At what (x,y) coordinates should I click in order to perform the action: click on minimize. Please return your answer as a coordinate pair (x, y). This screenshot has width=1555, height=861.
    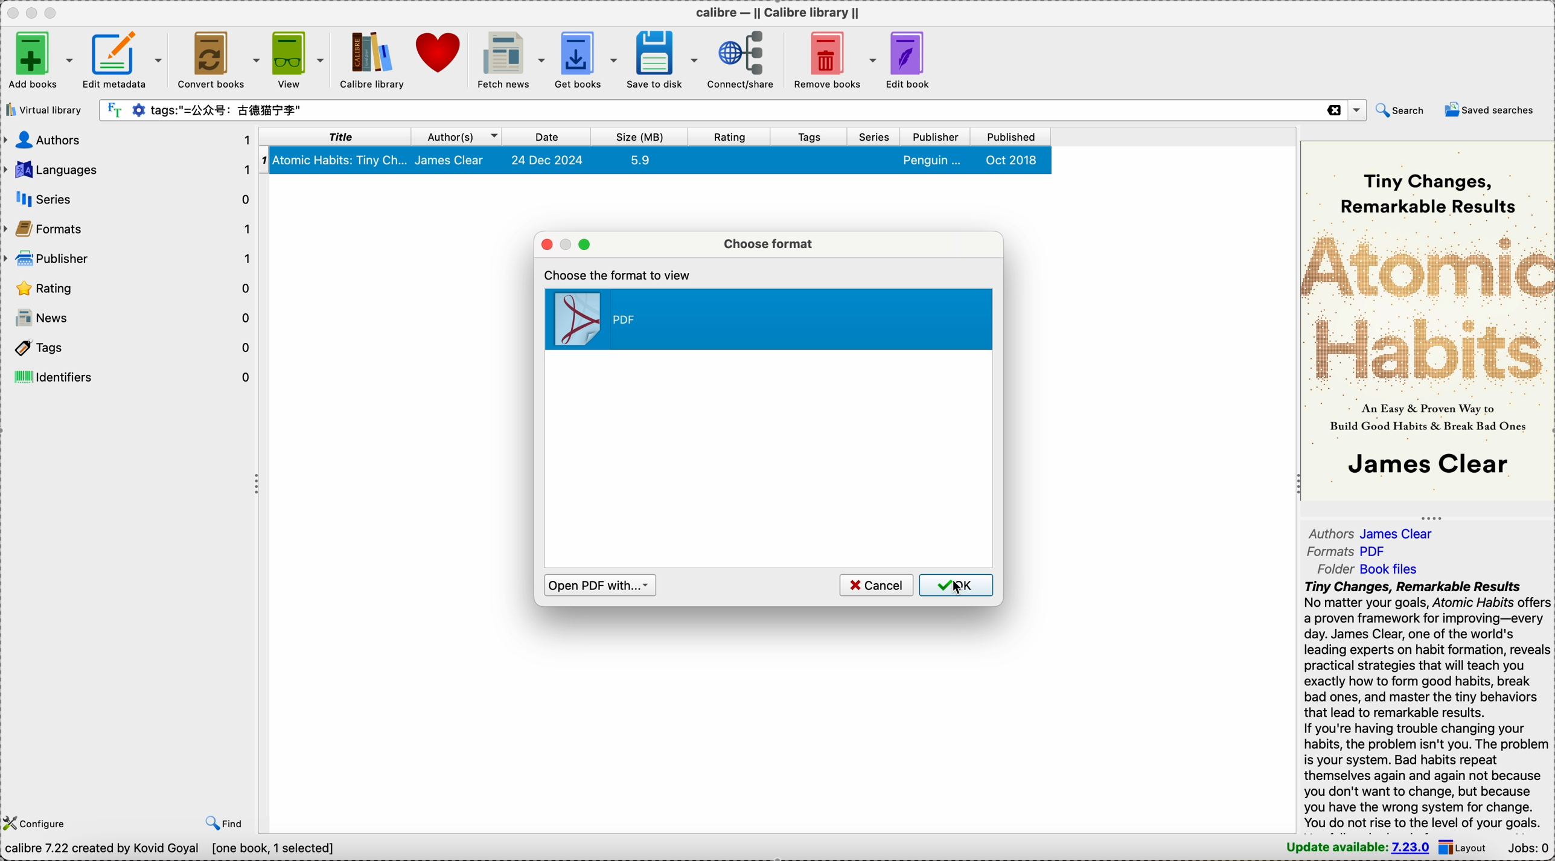
    Looking at the image, I should click on (570, 244).